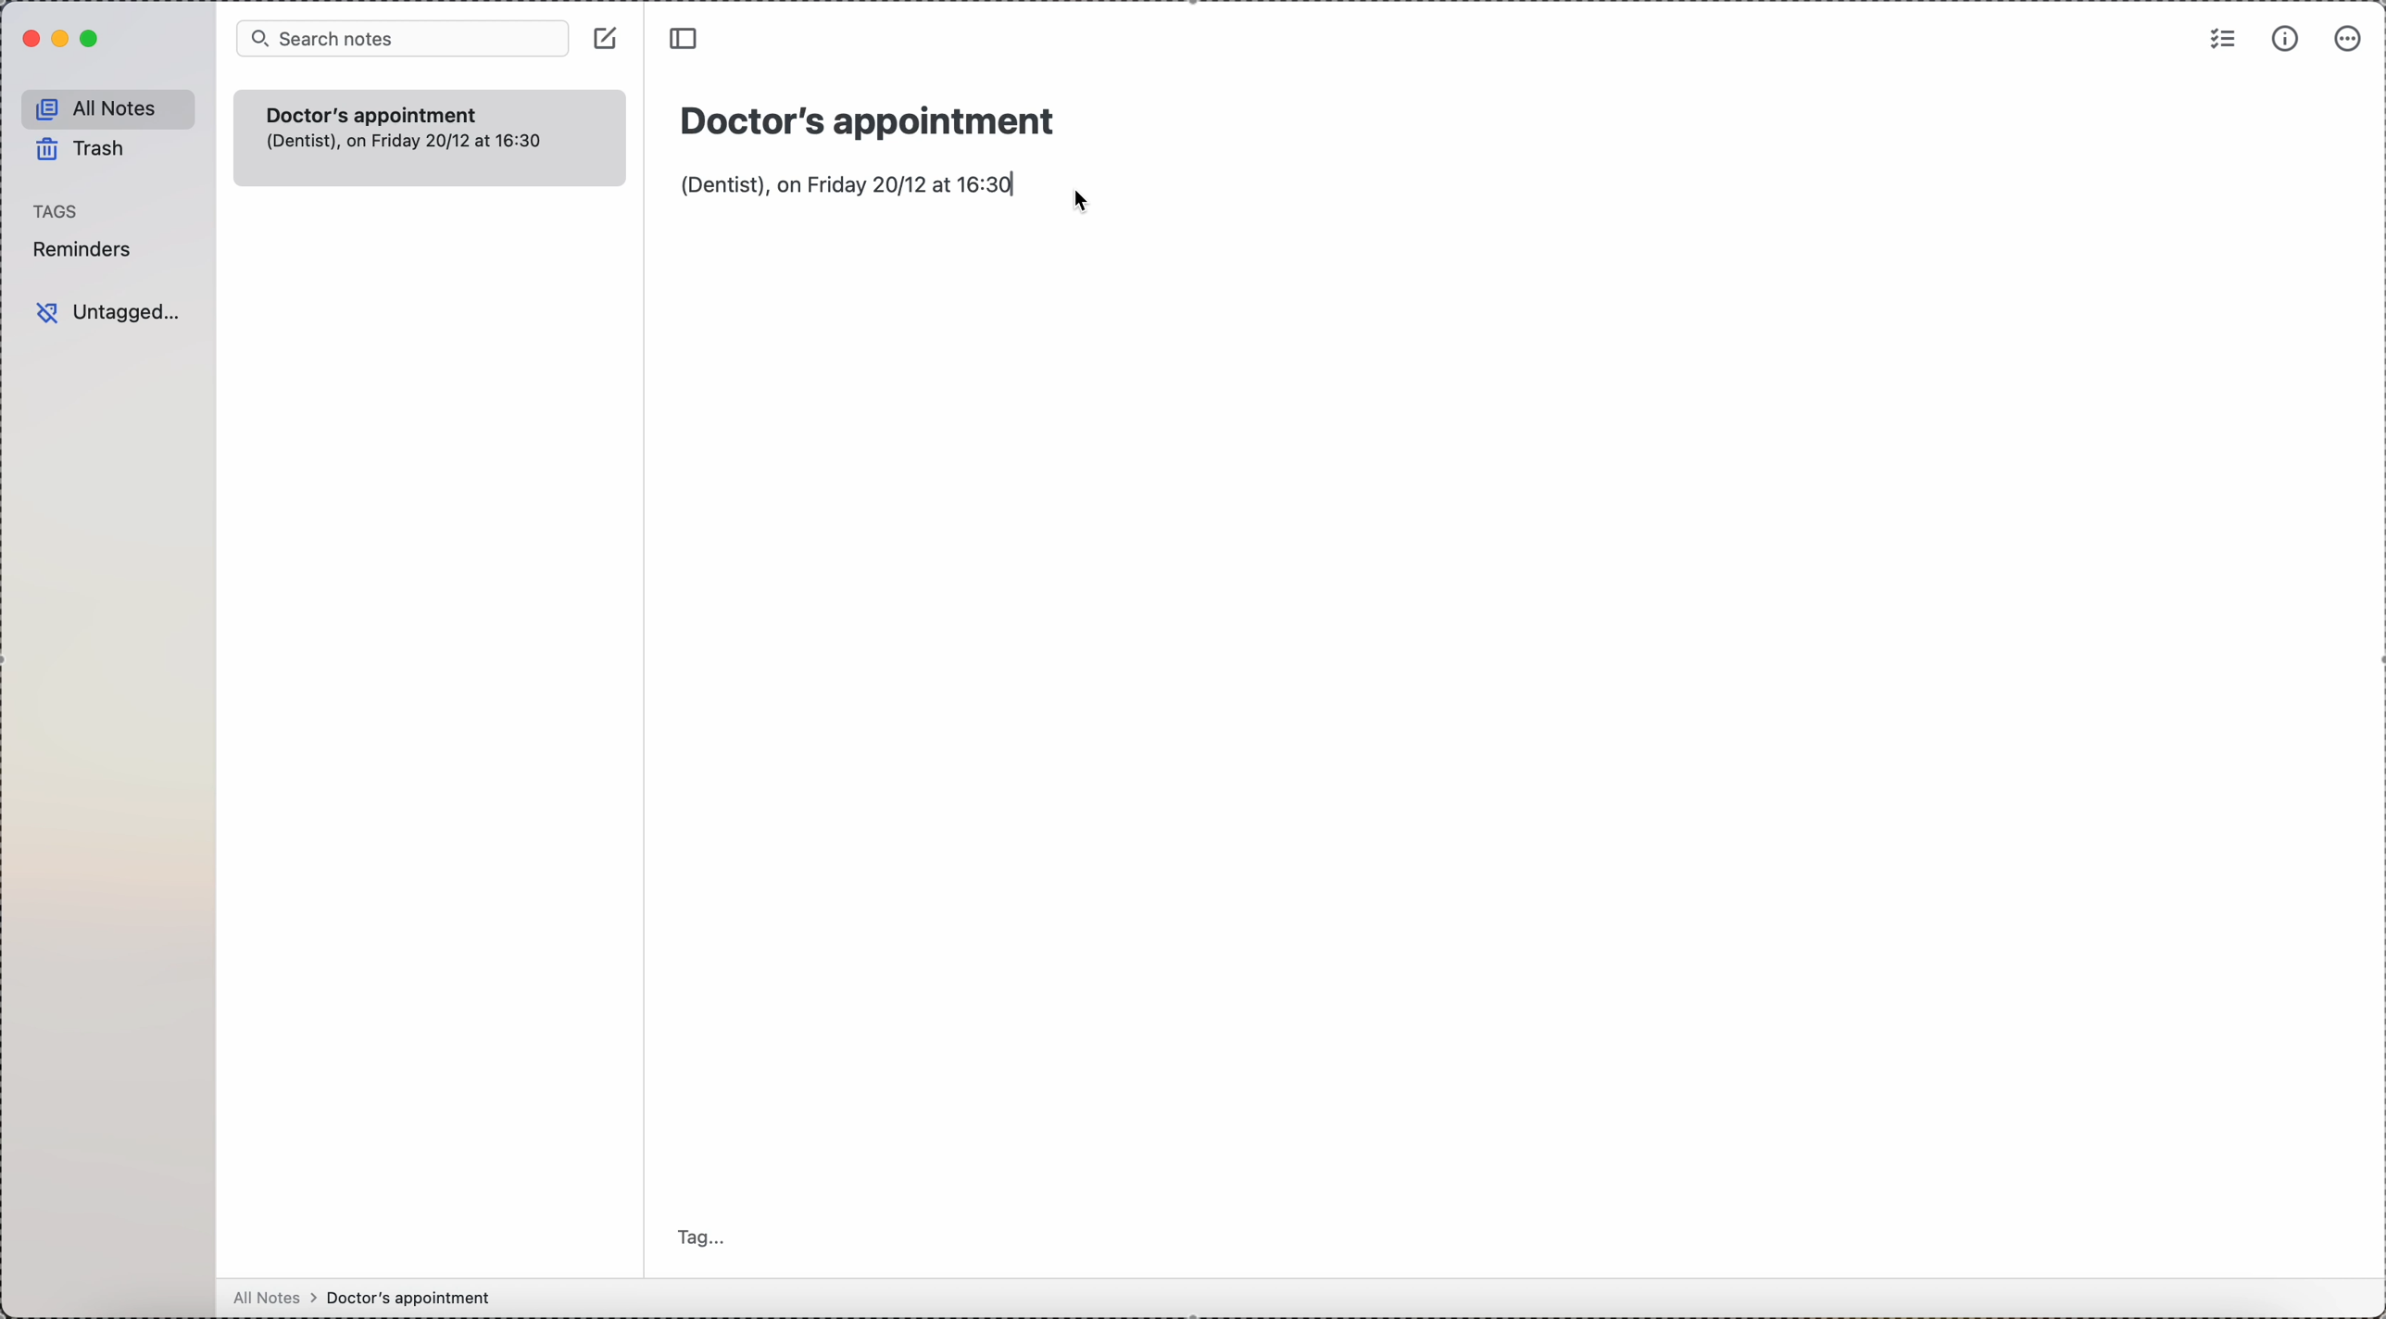 The image size is (2386, 1319). I want to click on all notes, so click(107, 106).